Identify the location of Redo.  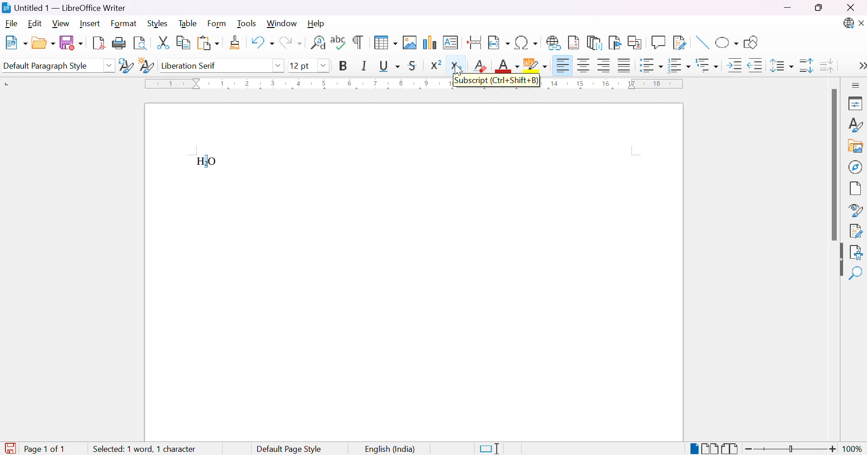
(290, 45).